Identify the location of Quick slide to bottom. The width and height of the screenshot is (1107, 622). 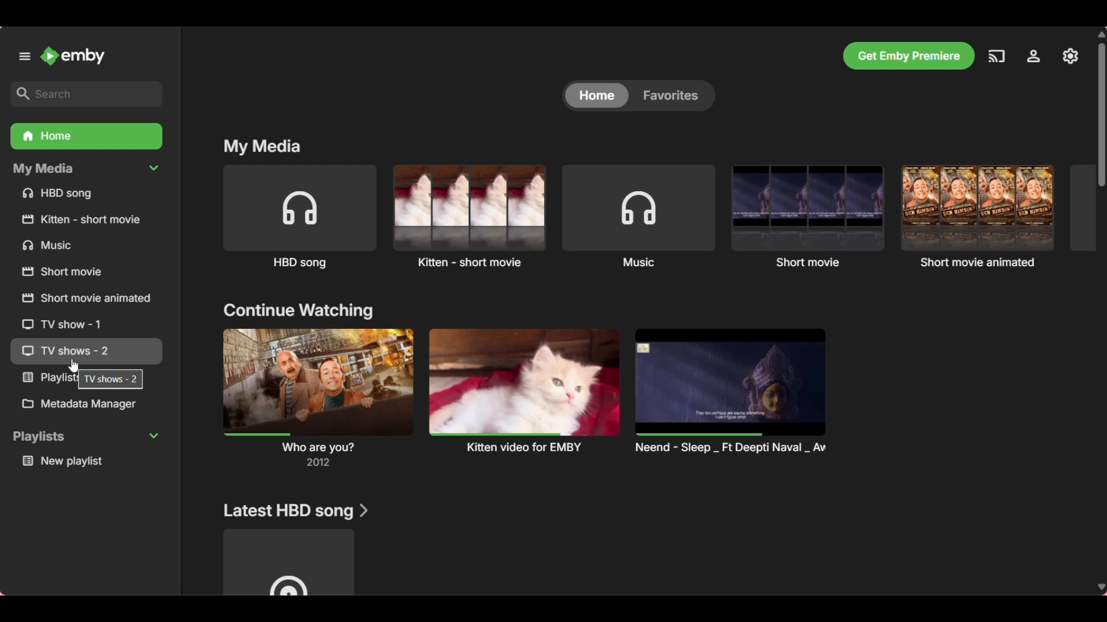
(1101, 587).